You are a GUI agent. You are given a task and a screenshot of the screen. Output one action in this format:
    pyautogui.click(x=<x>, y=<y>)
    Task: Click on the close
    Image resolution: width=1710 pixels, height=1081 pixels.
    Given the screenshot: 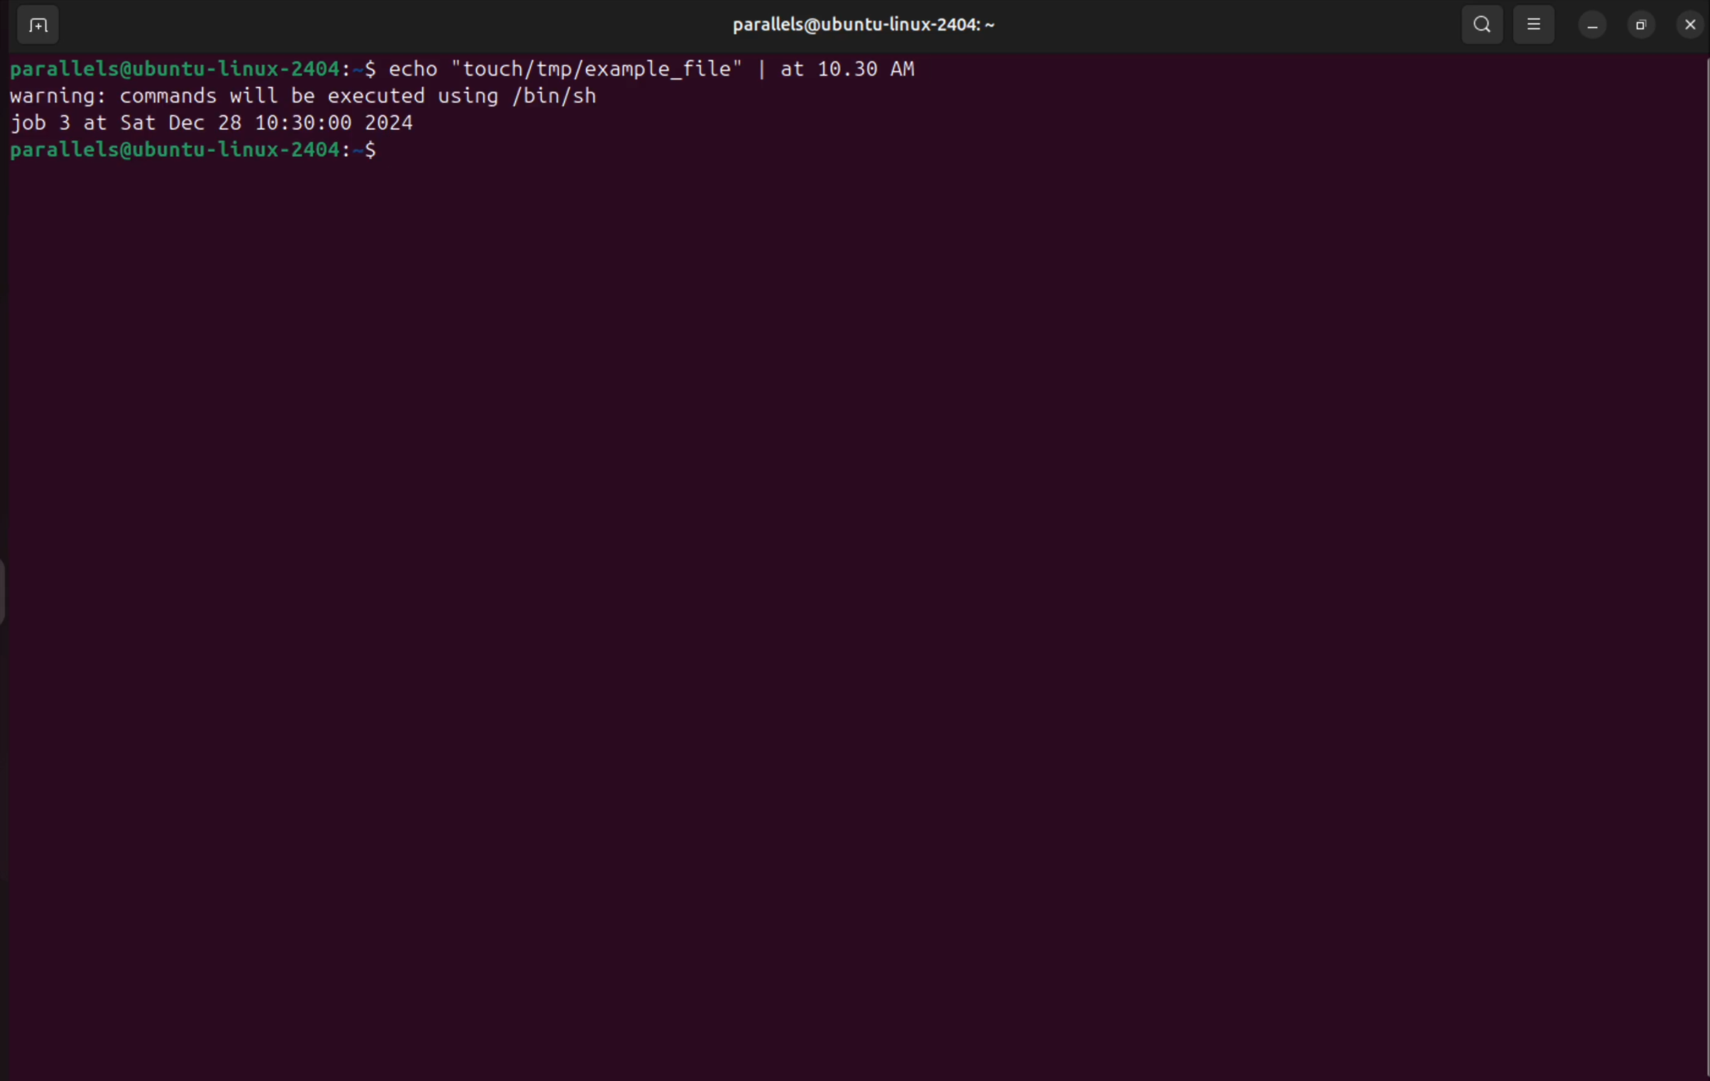 What is the action you would take?
    pyautogui.click(x=1687, y=25)
    